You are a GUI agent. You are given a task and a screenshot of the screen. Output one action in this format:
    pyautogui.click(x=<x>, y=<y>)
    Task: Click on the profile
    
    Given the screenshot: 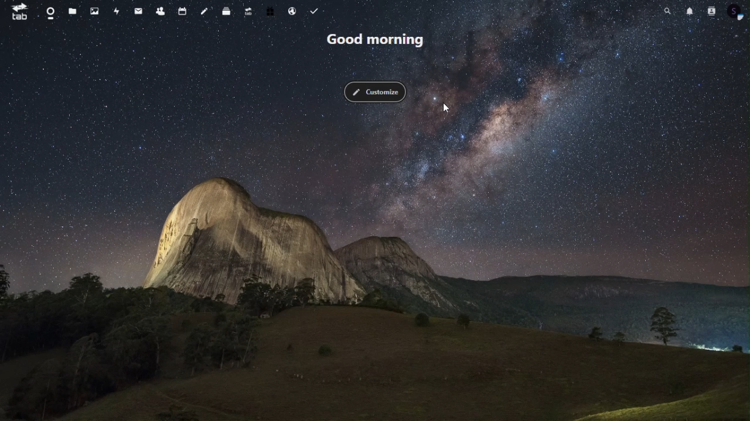 What is the action you would take?
    pyautogui.click(x=736, y=13)
    